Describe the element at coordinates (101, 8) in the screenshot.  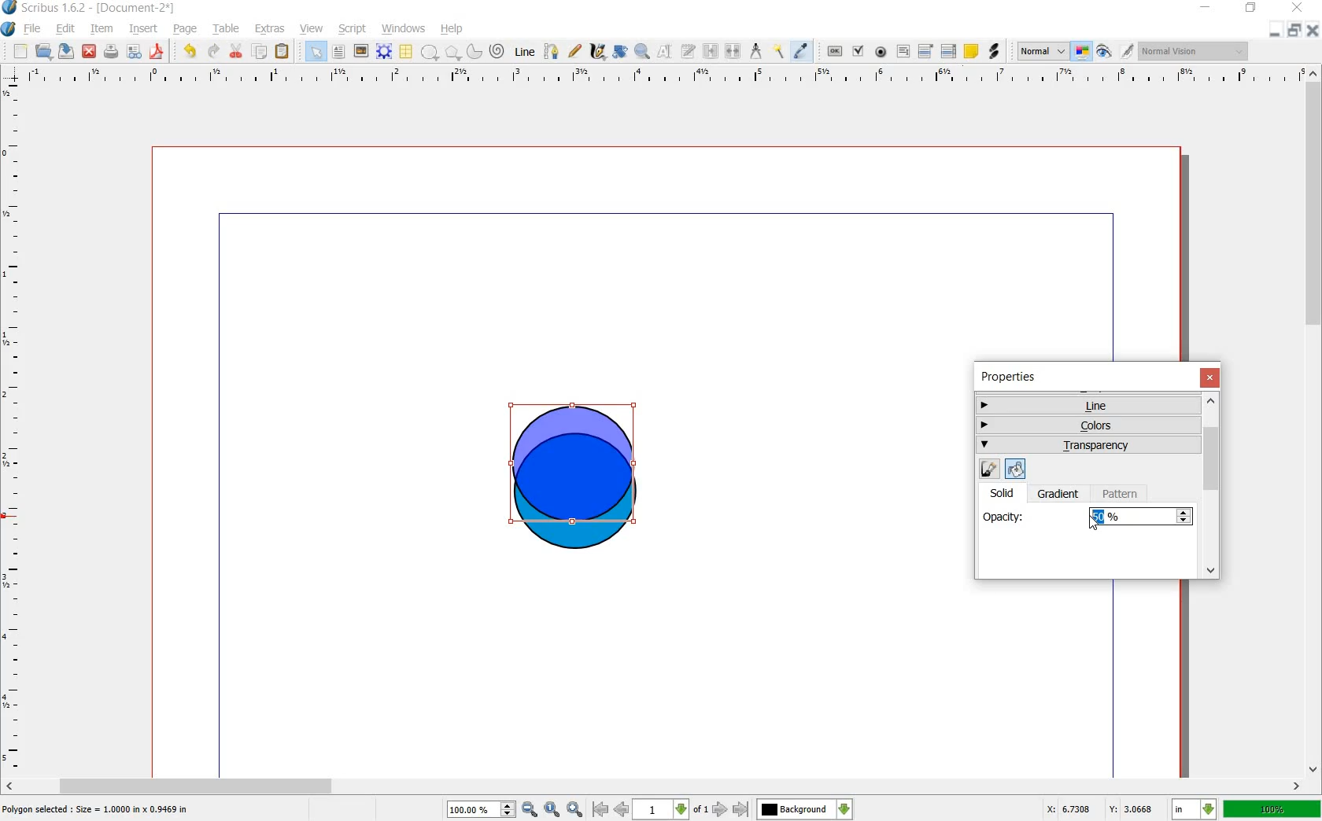
I see `scribus 1.6.2 - [document-2*]` at that location.